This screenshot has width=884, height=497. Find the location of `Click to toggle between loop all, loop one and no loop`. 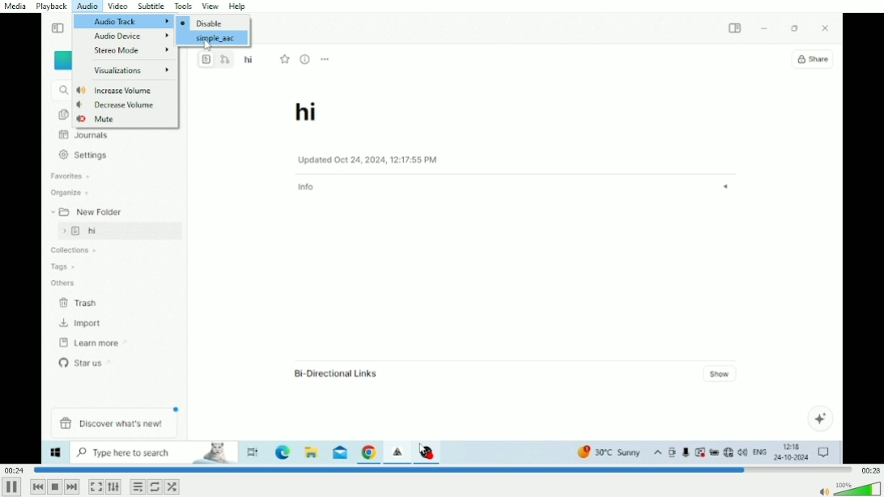

Click to toggle between loop all, loop one and no loop is located at coordinates (155, 486).